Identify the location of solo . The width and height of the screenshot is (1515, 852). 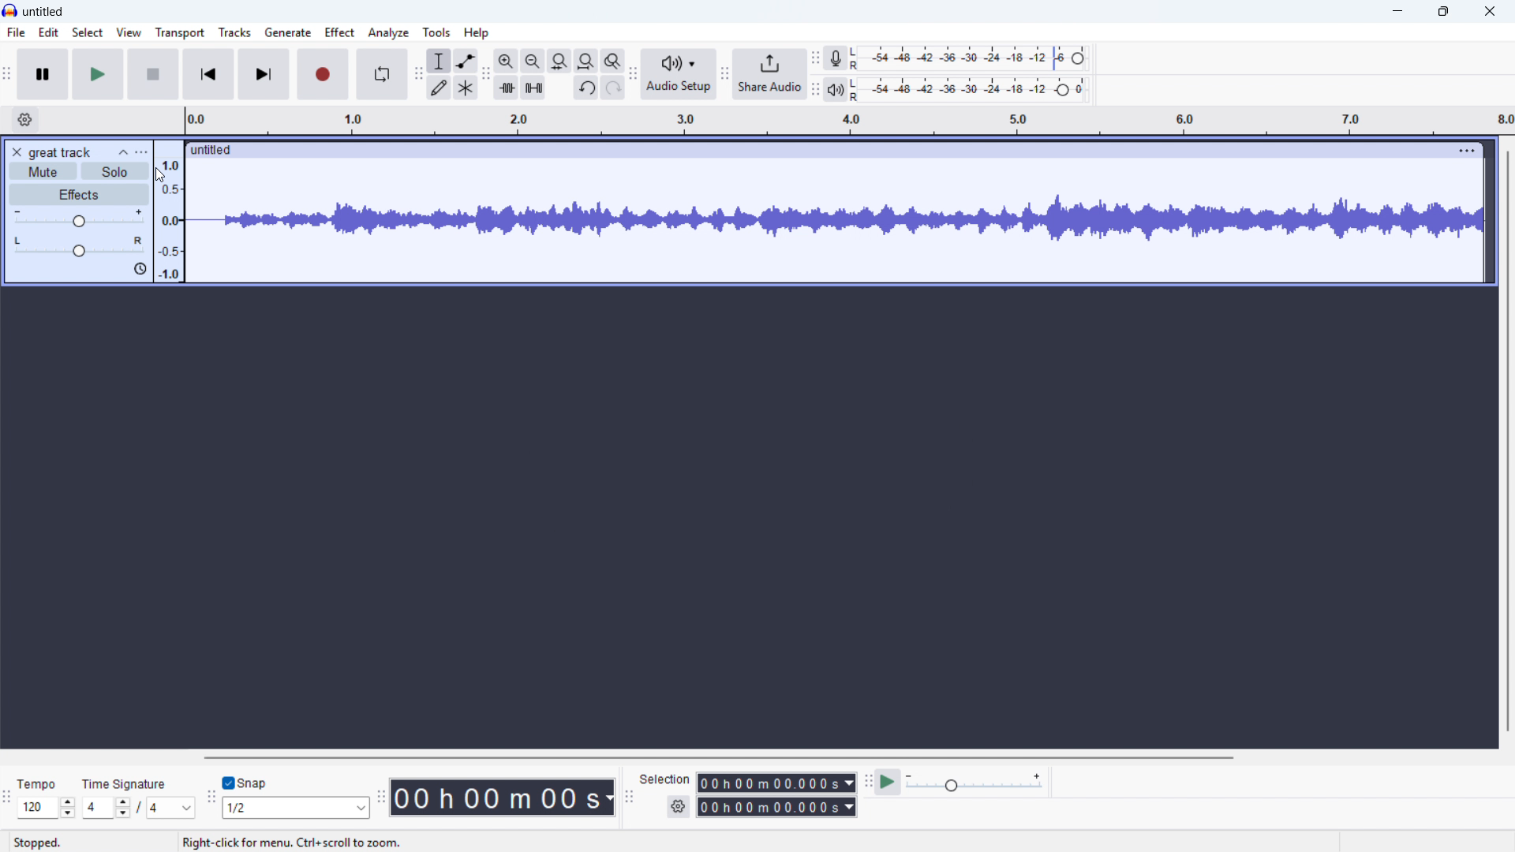
(115, 171).